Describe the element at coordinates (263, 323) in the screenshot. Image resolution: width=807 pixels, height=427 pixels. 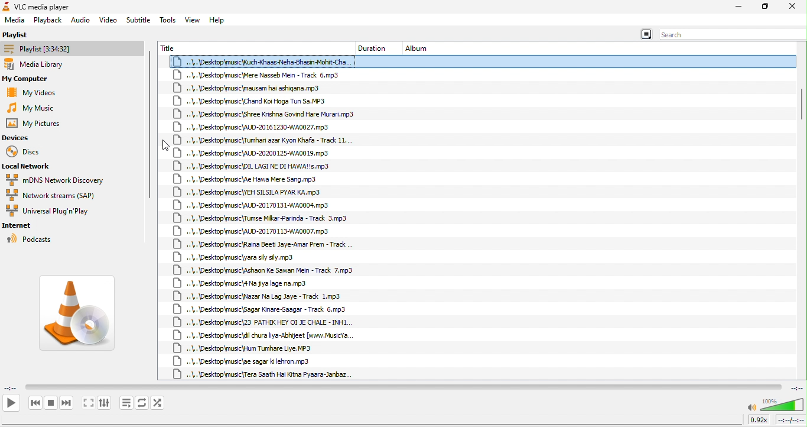
I see `..\..\Desktop\music\23 PATHIK HEY OI JE CHALE - INH1.` at that location.